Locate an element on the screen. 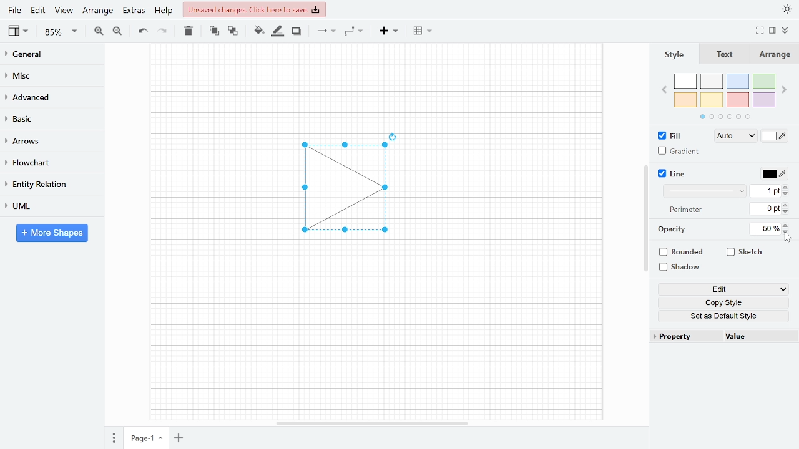 Image resolution: width=799 pixels, height=449 pixels. Flowchart is located at coordinates (47, 163).